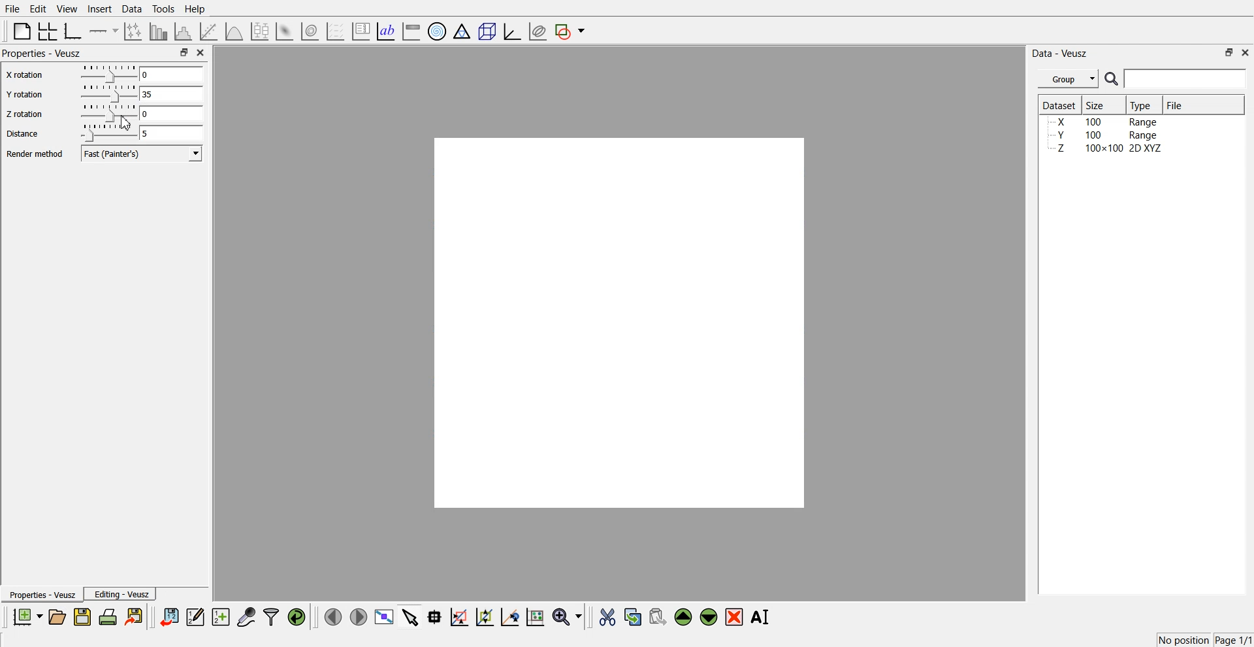  I want to click on Base Graph, so click(73, 31).